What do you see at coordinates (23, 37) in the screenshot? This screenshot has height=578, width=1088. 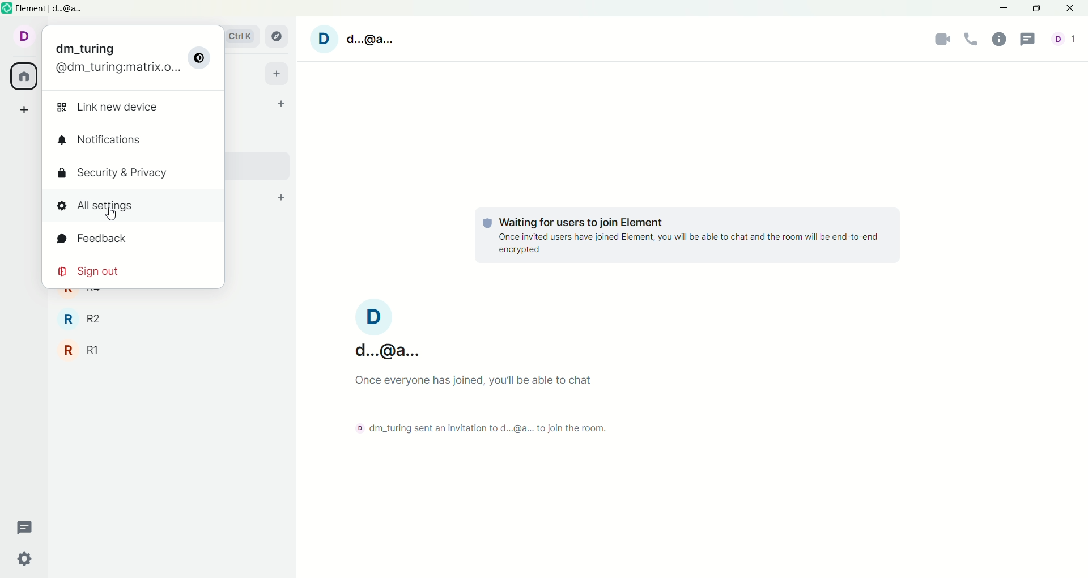 I see `account` at bounding box center [23, 37].